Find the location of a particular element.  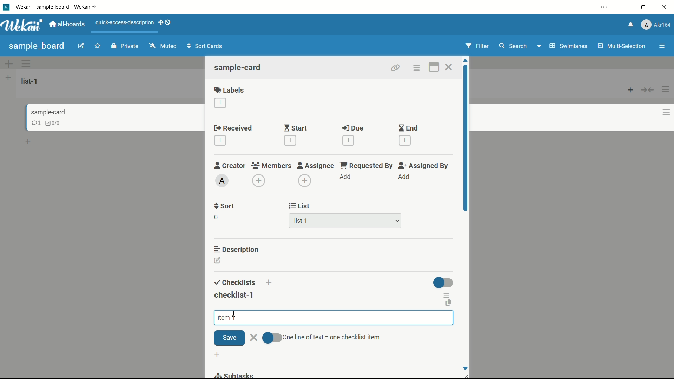

due is located at coordinates (353, 129).